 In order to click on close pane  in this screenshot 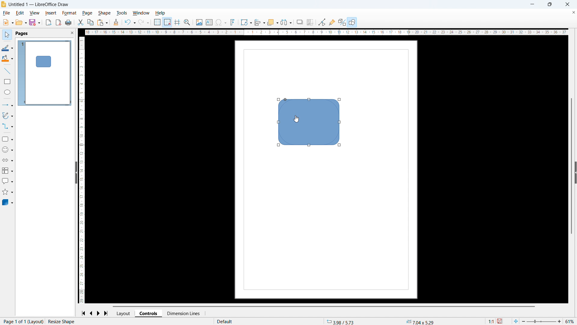, I will do `click(72, 33)`.